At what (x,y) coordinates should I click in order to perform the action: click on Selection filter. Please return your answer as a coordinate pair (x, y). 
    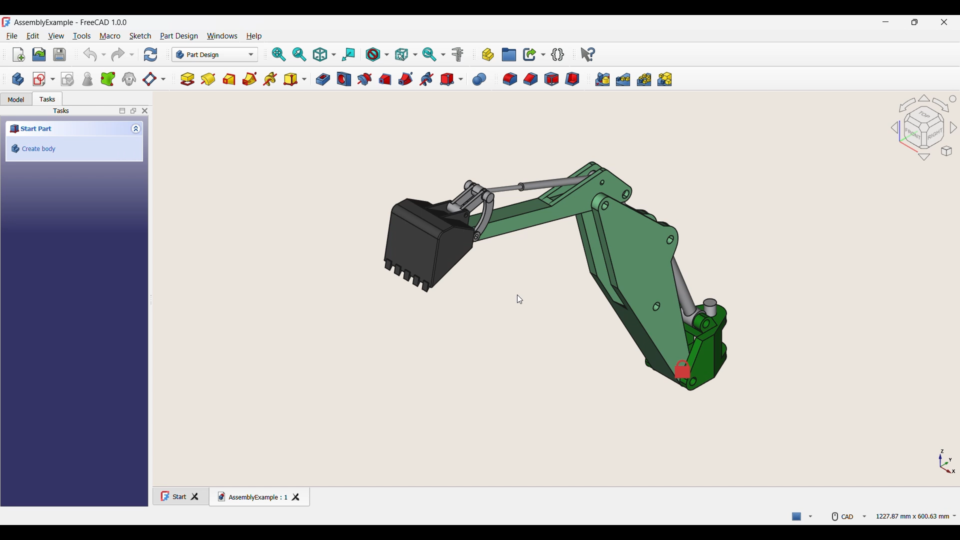
    Looking at the image, I should click on (406, 54).